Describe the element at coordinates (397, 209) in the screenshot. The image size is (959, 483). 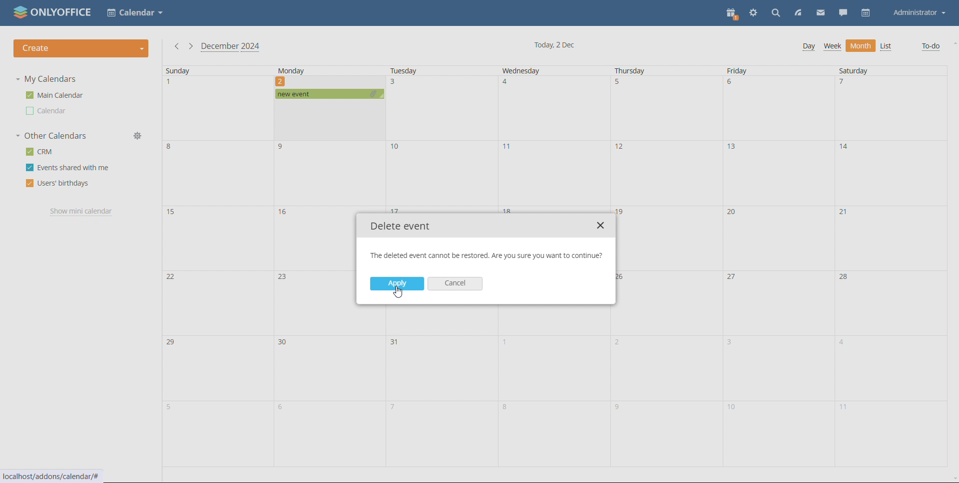
I see `17` at that location.